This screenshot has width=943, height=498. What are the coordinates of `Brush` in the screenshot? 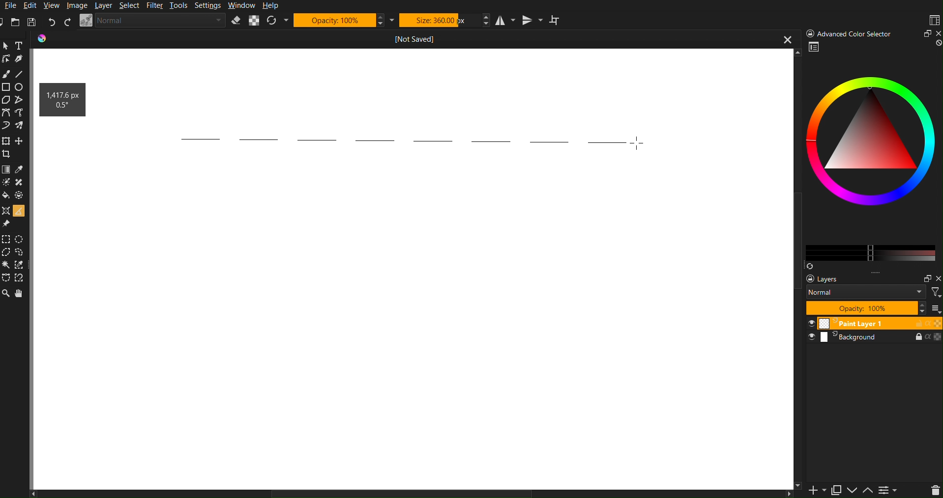 It's located at (7, 74).